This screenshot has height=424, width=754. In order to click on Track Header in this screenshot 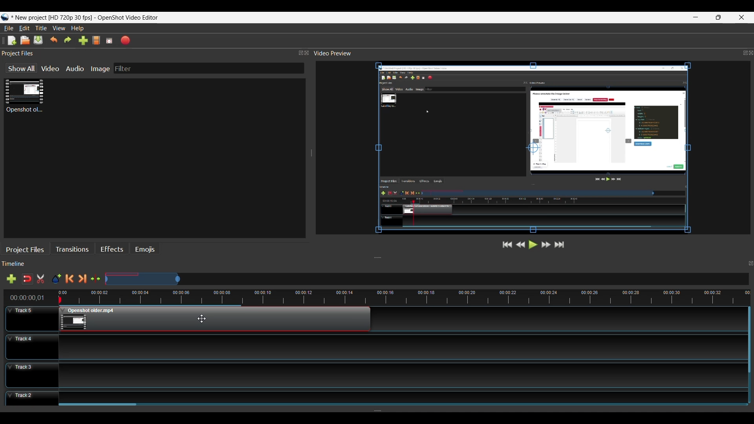, I will do `click(33, 375)`.